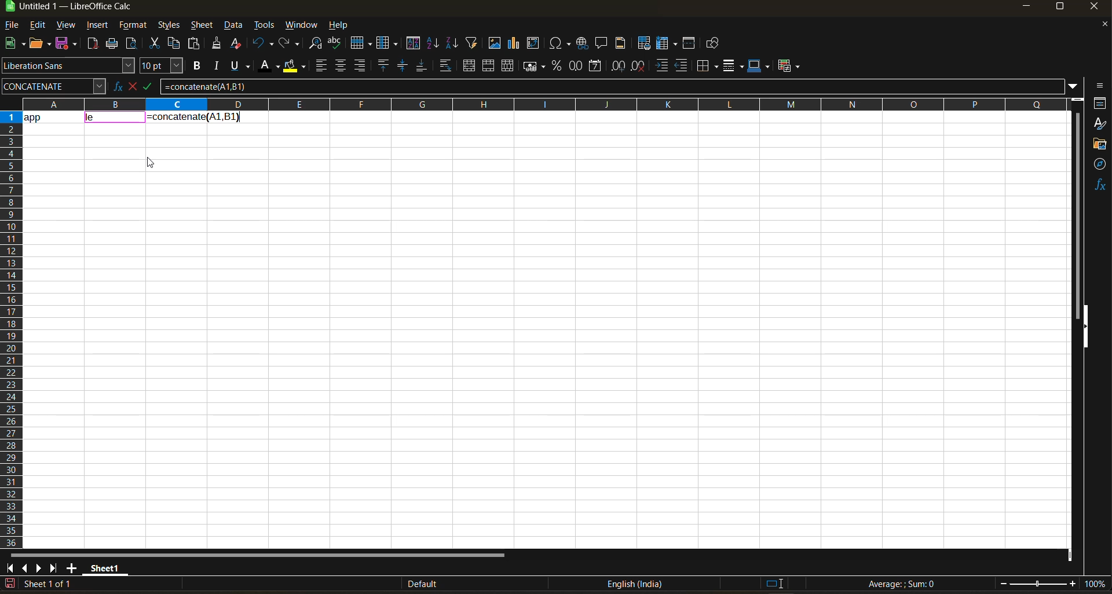 The image size is (1112, 594). Describe the element at coordinates (562, 44) in the screenshot. I see `insert special characters` at that location.